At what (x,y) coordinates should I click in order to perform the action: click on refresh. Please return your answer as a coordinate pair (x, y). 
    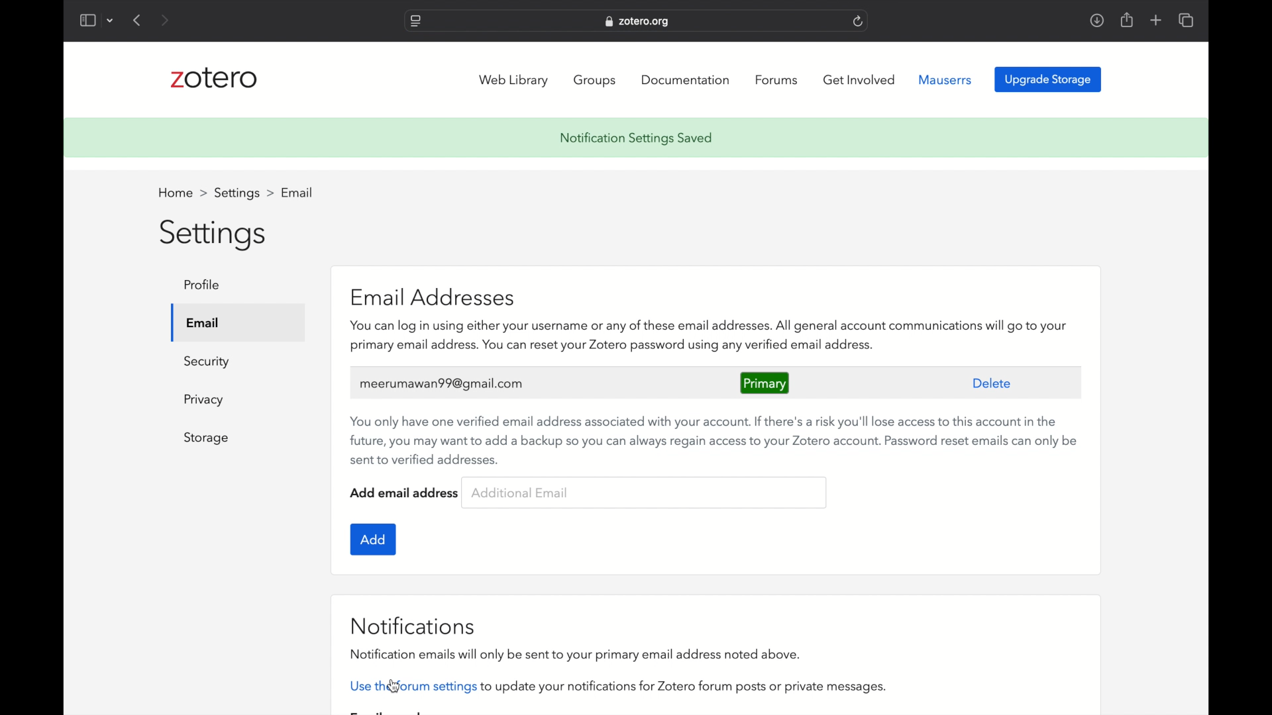
    Looking at the image, I should click on (859, 21).